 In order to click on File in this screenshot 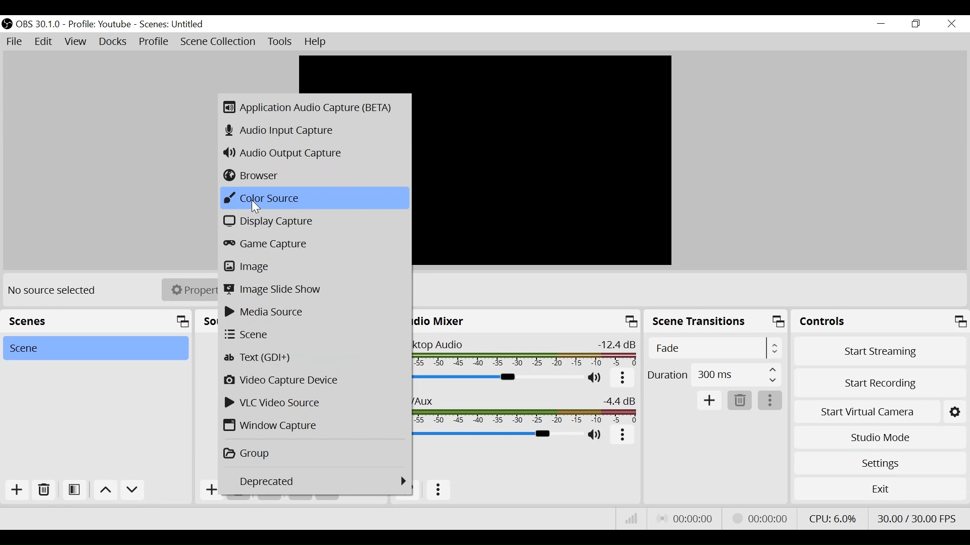, I will do `click(14, 41)`.